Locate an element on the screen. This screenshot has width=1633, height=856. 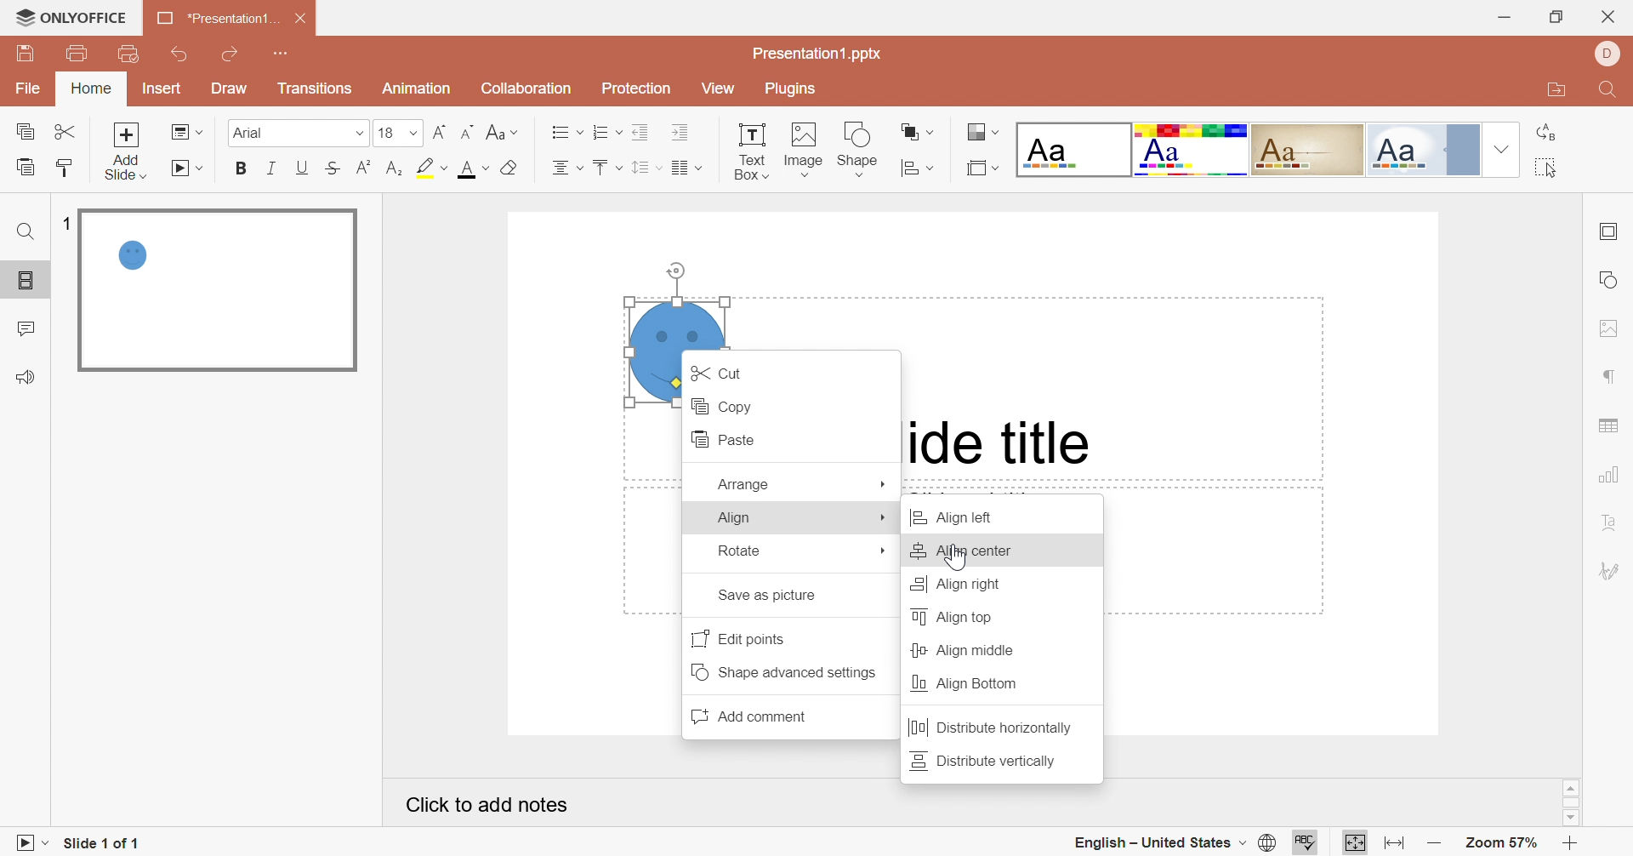
File is located at coordinates (32, 90).